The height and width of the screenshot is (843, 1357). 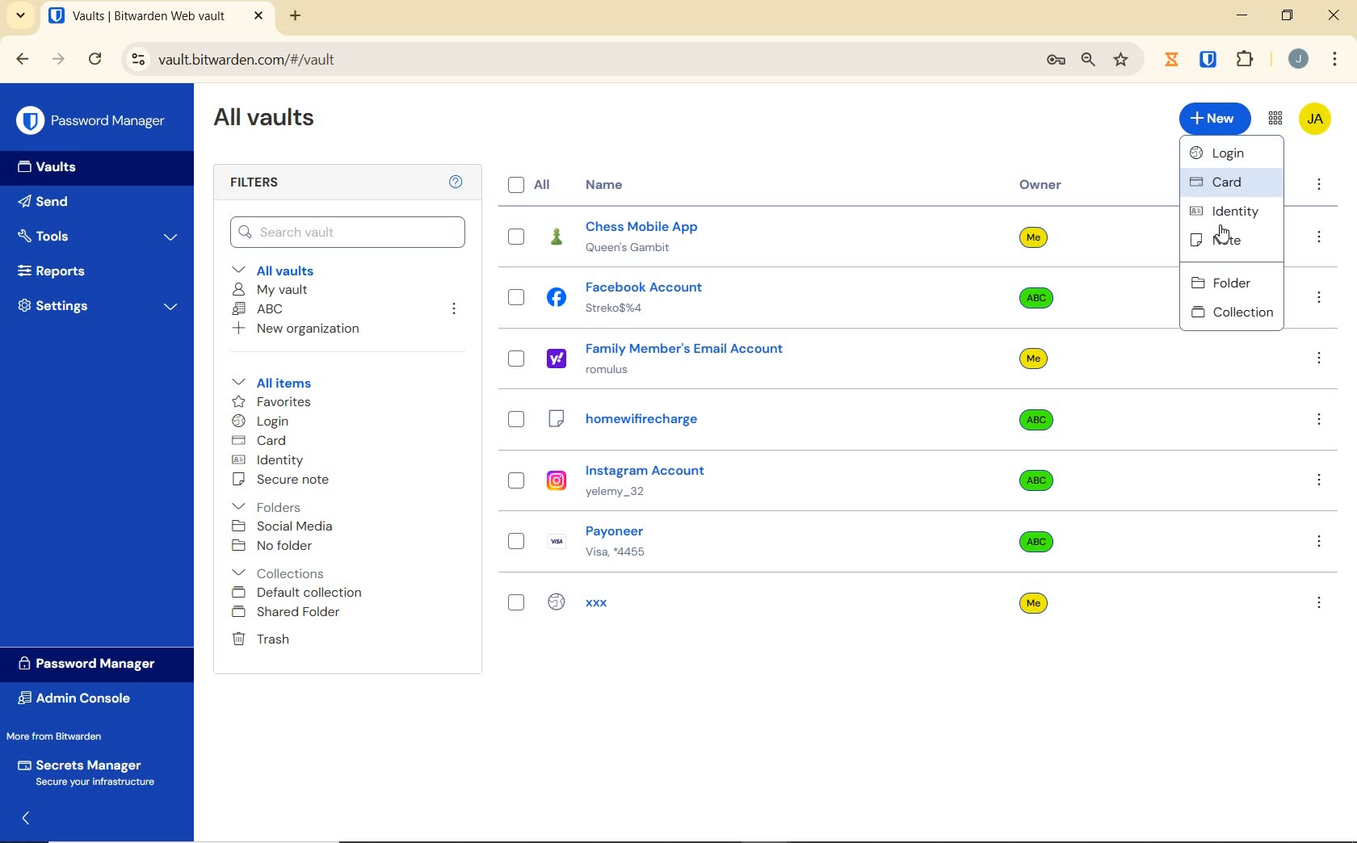 What do you see at coordinates (1319, 602) in the screenshot?
I see `more options` at bounding box center [1319, 602].